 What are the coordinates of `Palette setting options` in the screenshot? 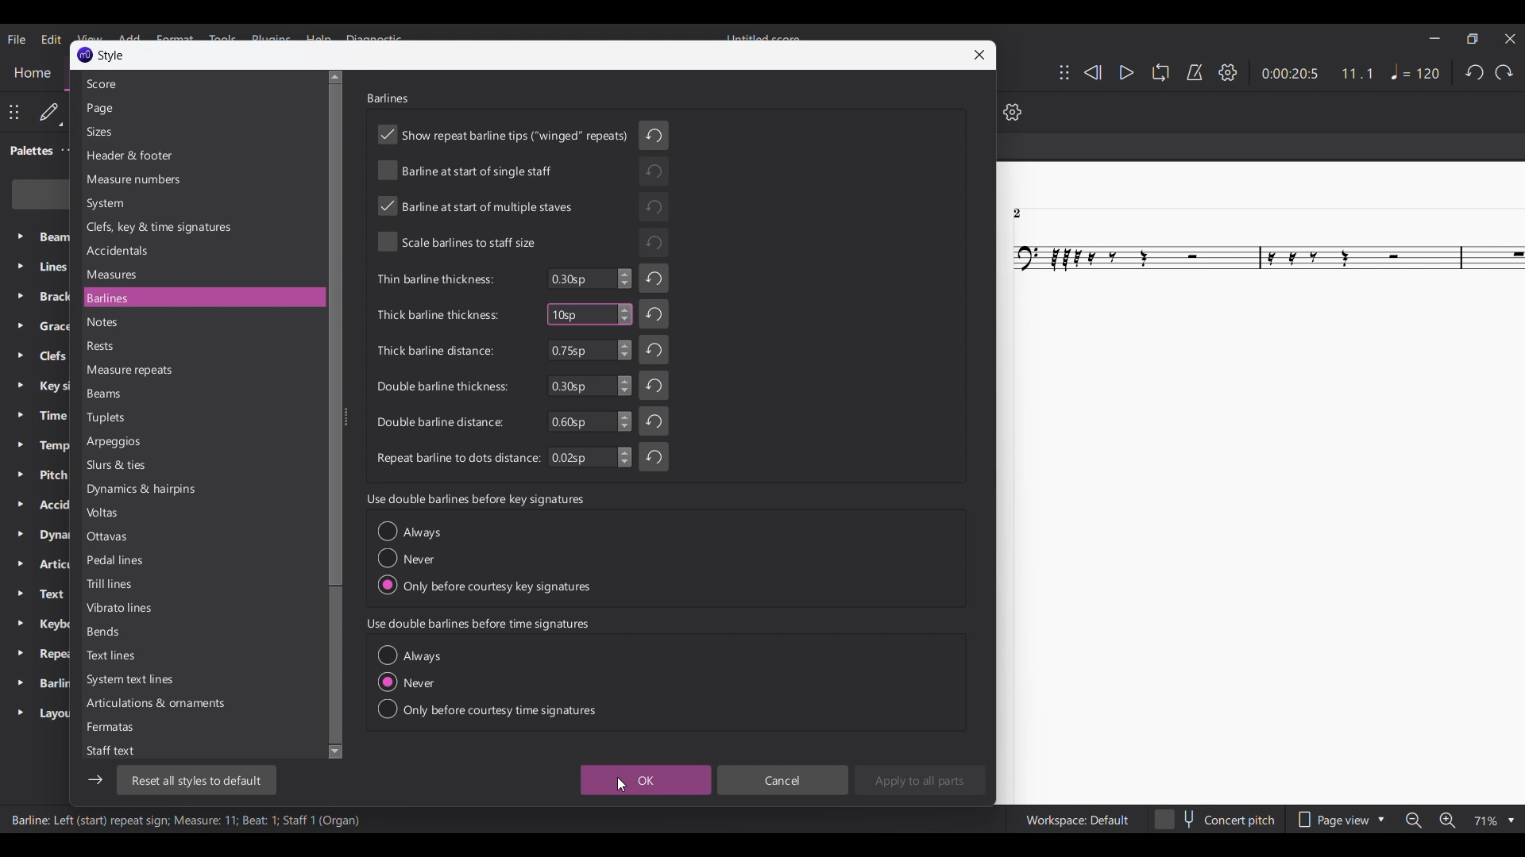 It's located at (52, 477).